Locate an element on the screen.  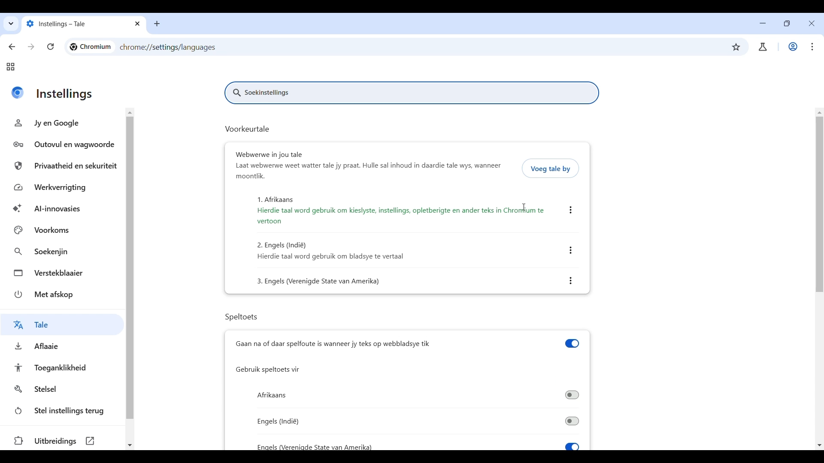
Laat webwerwe weet water tale jy praat. Hulle sal inhoud in daardie tale wys, wanneer
moontlik. is located at coordinates (370, 171).